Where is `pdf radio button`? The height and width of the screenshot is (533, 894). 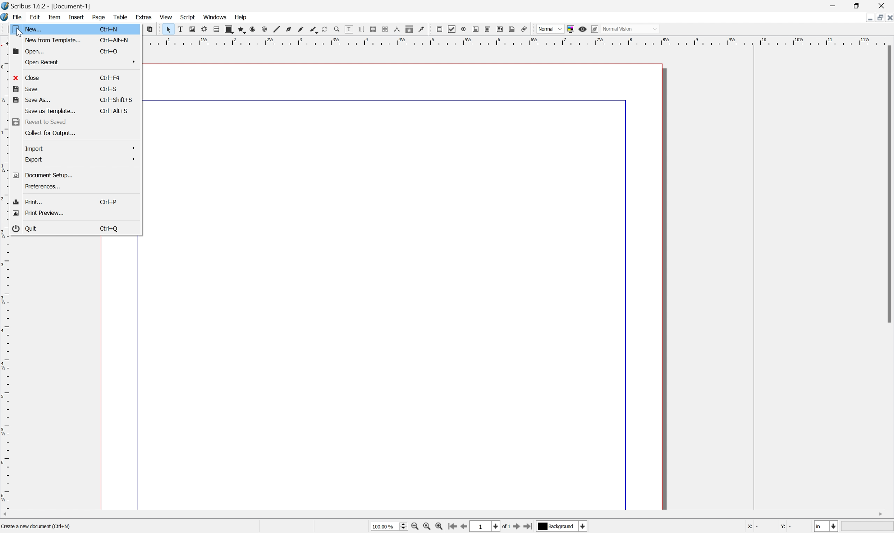
pdf radio button is located at coordinates (464, 28).